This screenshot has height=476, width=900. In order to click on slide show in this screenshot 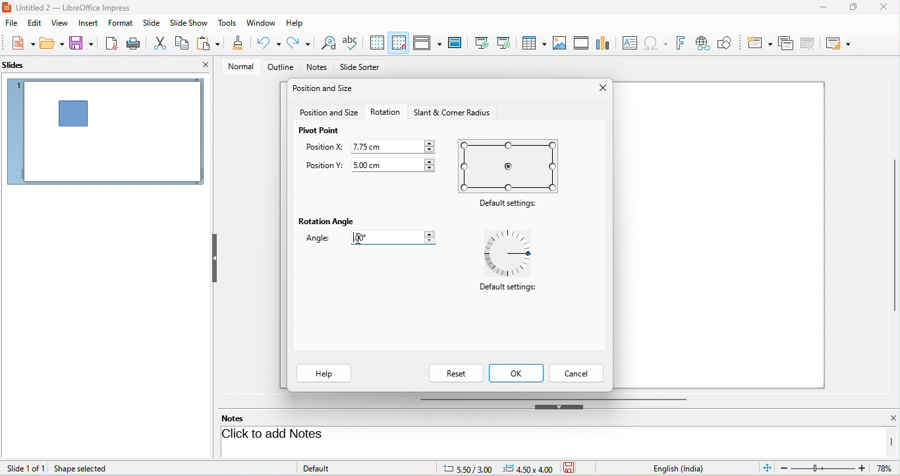, I will do `click(191, 23)`.